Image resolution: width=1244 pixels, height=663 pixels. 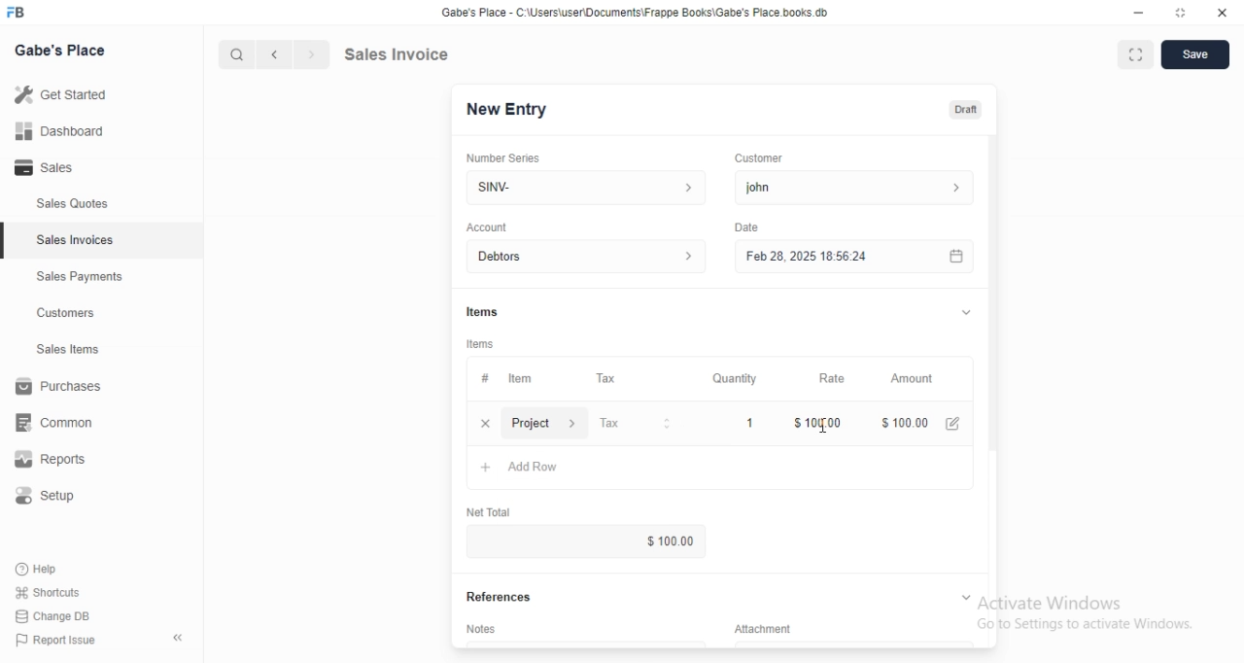 I want to click on Reports, so click(x=63, y=462).